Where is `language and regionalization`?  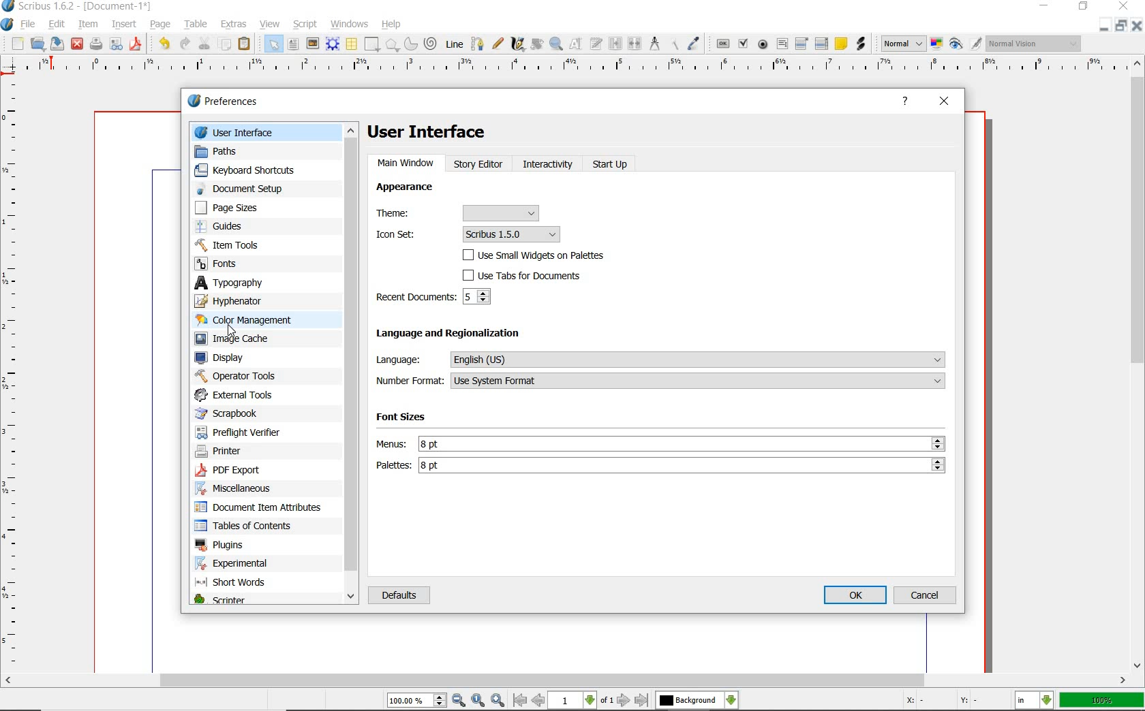
language and regionalization is located at coordinates (451, 334).